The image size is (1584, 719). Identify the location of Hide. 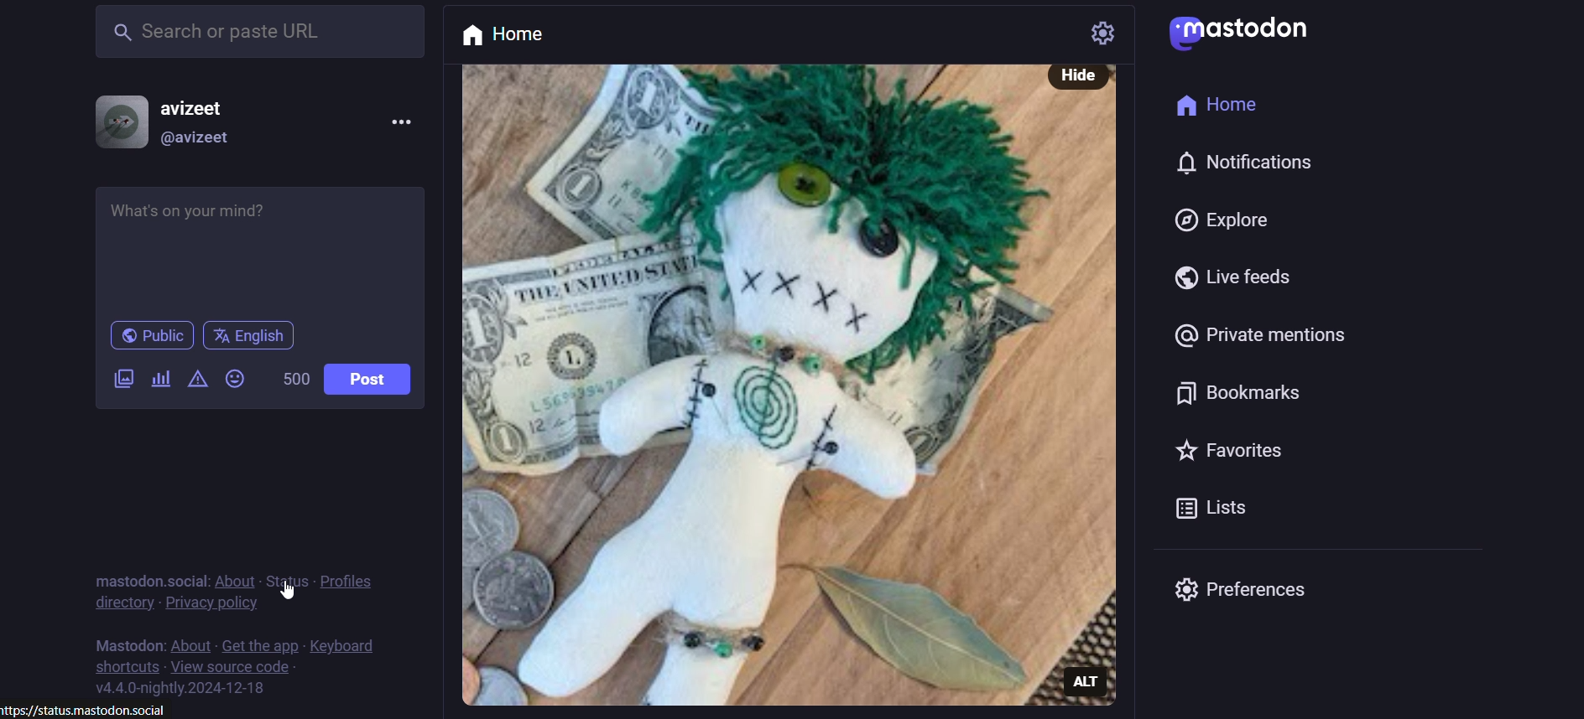
(1072, 74).